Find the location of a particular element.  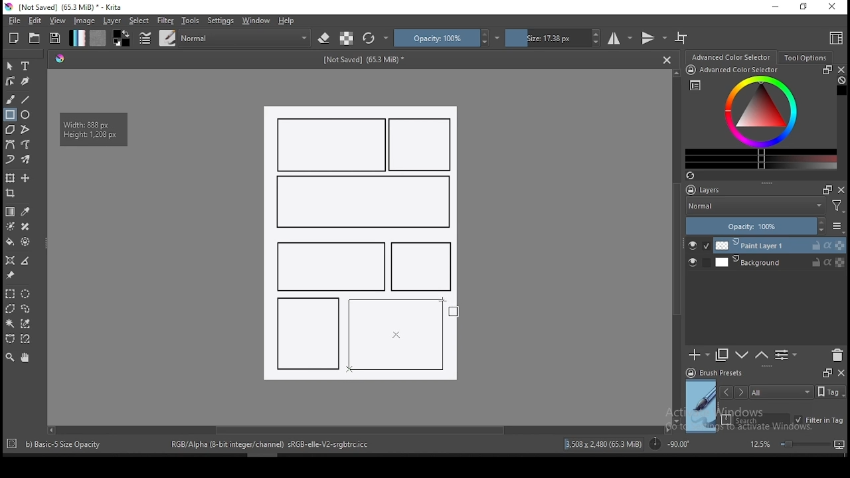

Close is located at coordinates (667, 59).